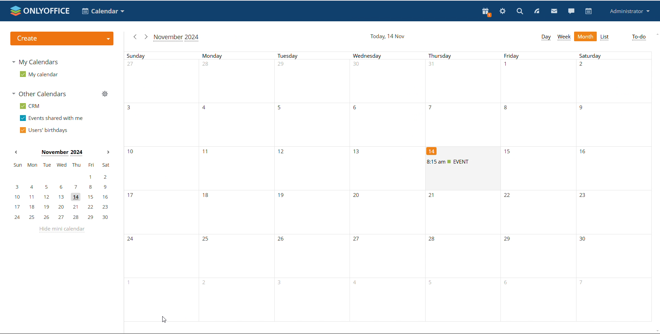 The height and width of the screenshot is (334, 660). I want to click on next month, so click(145, 36).